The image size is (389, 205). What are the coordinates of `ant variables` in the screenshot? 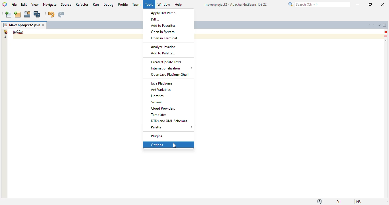 It's located at (161, 90).